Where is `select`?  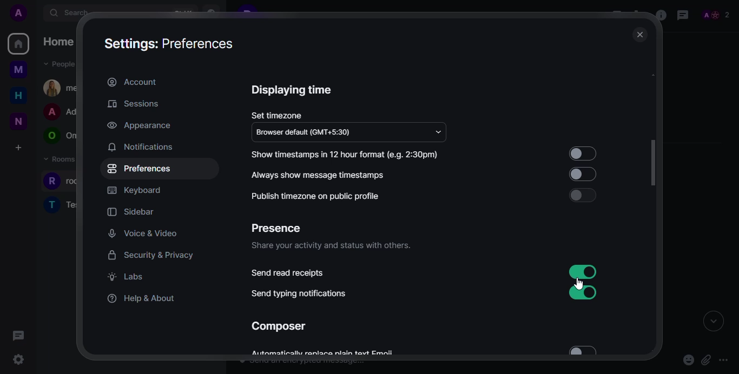 select is located at coordinates (584, 349).